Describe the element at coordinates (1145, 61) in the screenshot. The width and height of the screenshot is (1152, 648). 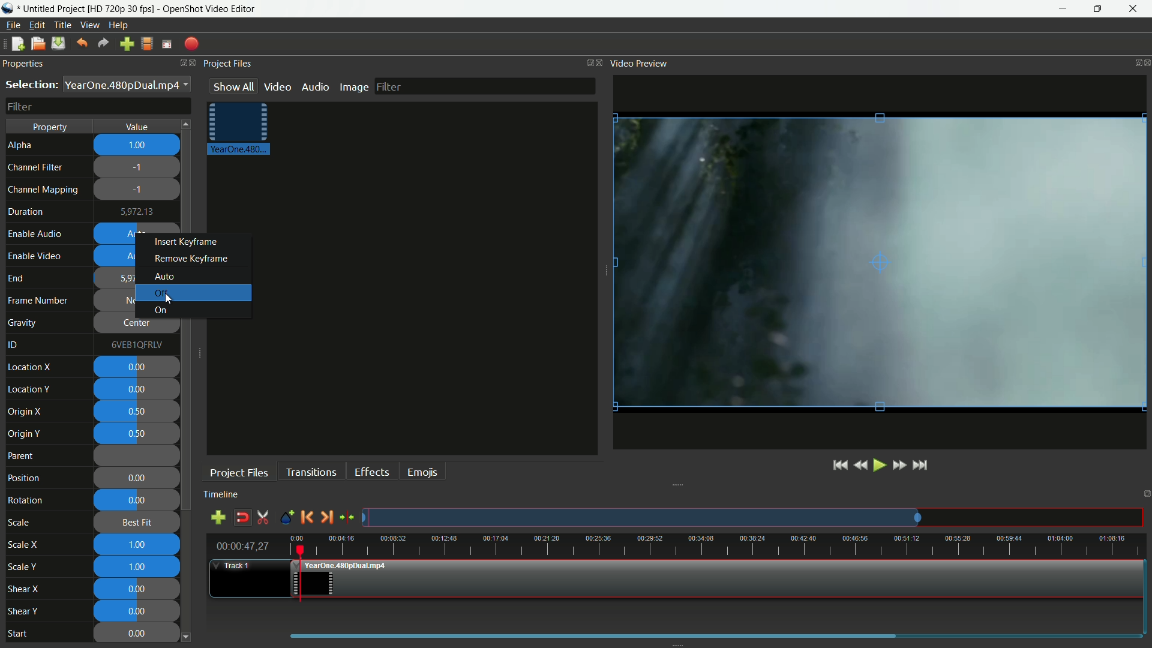
I see `close video preview` at that location.